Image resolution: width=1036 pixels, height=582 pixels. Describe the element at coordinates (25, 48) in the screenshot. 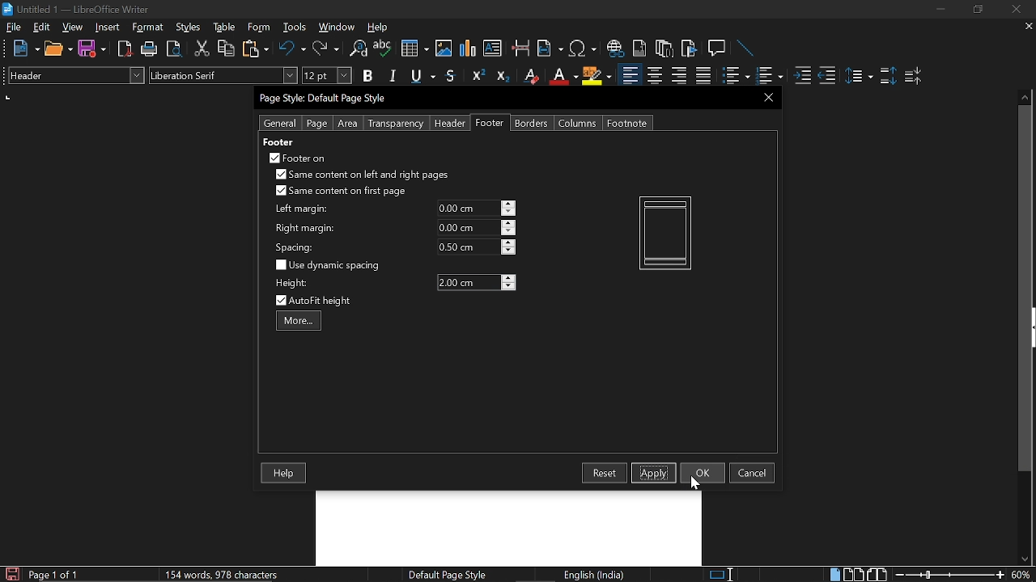

I see `NEw` at that location.